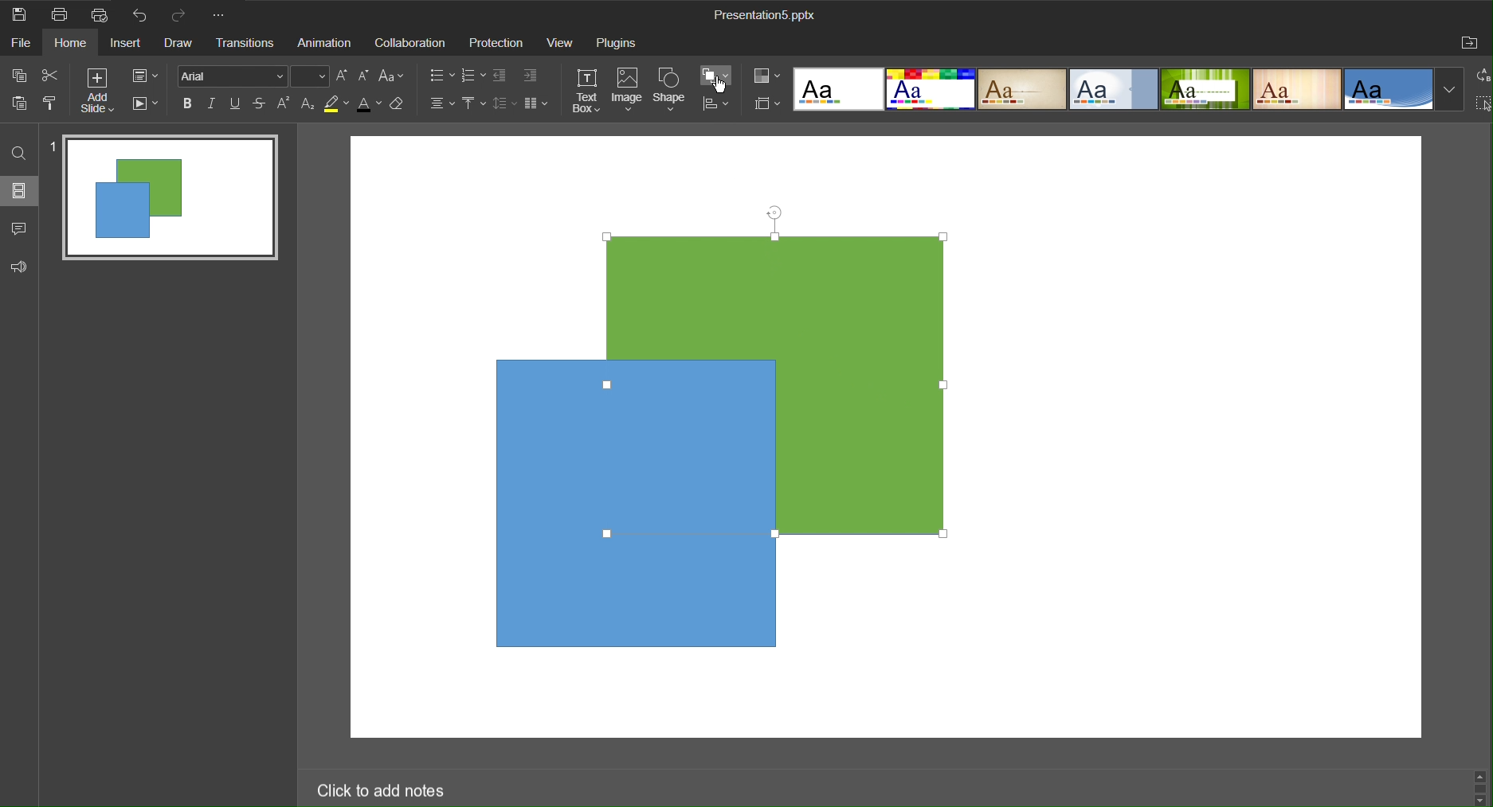 The height and width of the screenshot is (807, 1493). What do you see at coordinates (131, 44) in the screenshot?
I see `Insert` at bounding box center [131, 44].